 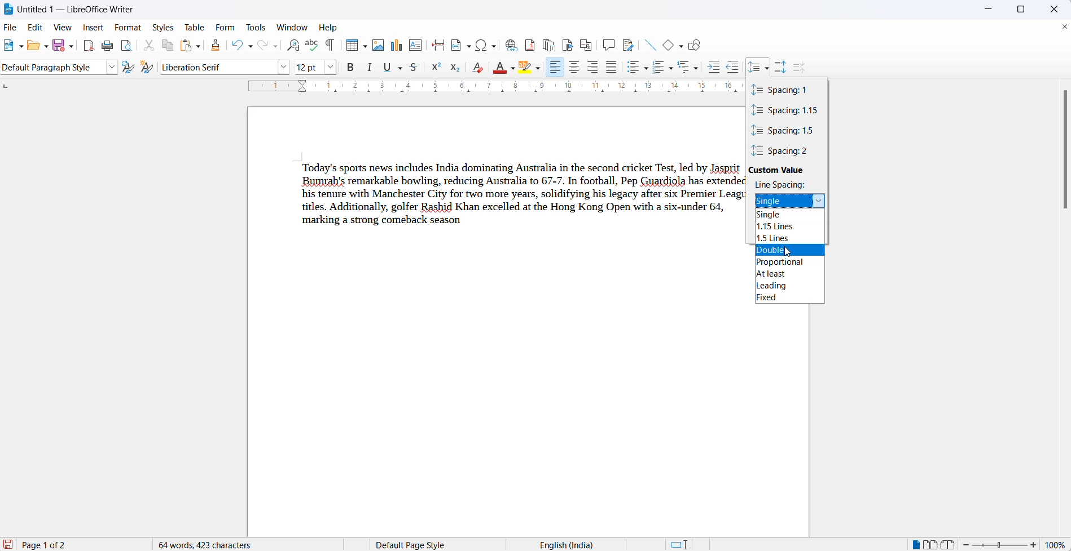 I want to click on 1.15 lines, so click(x=788, y=227).